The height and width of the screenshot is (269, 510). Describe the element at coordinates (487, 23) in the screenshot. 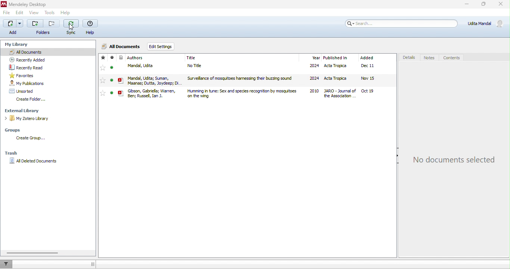

I see `account` at that location.